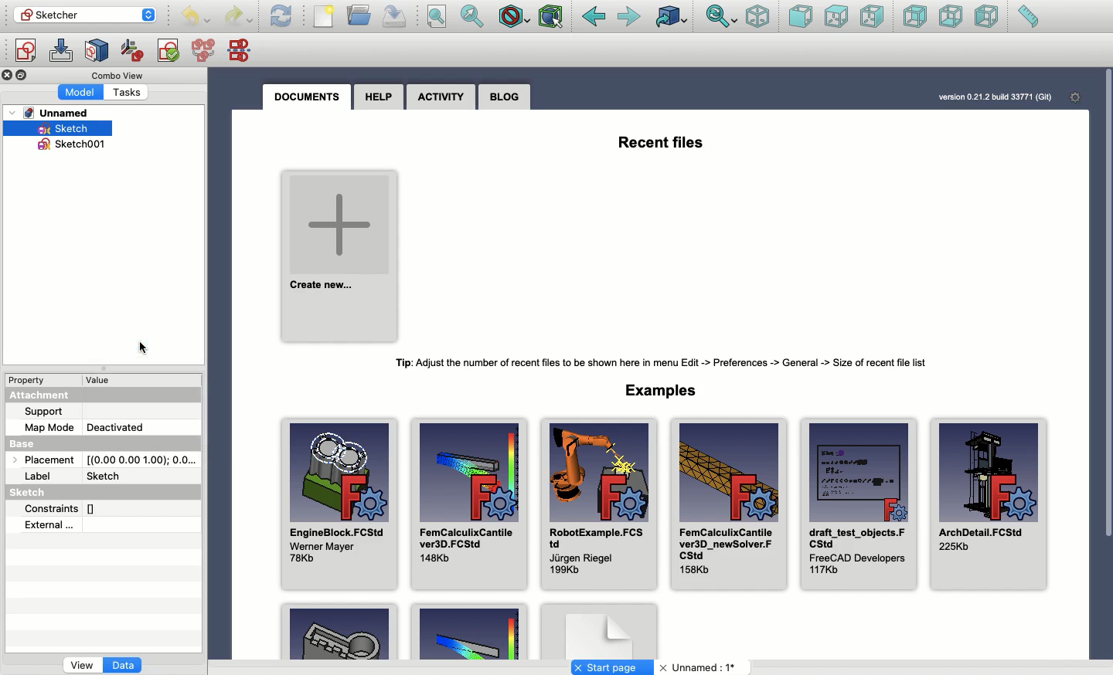 The width and height of the screenshot is (1113, 675). I want to click on FemCalculixCantile, so click(727, 503).